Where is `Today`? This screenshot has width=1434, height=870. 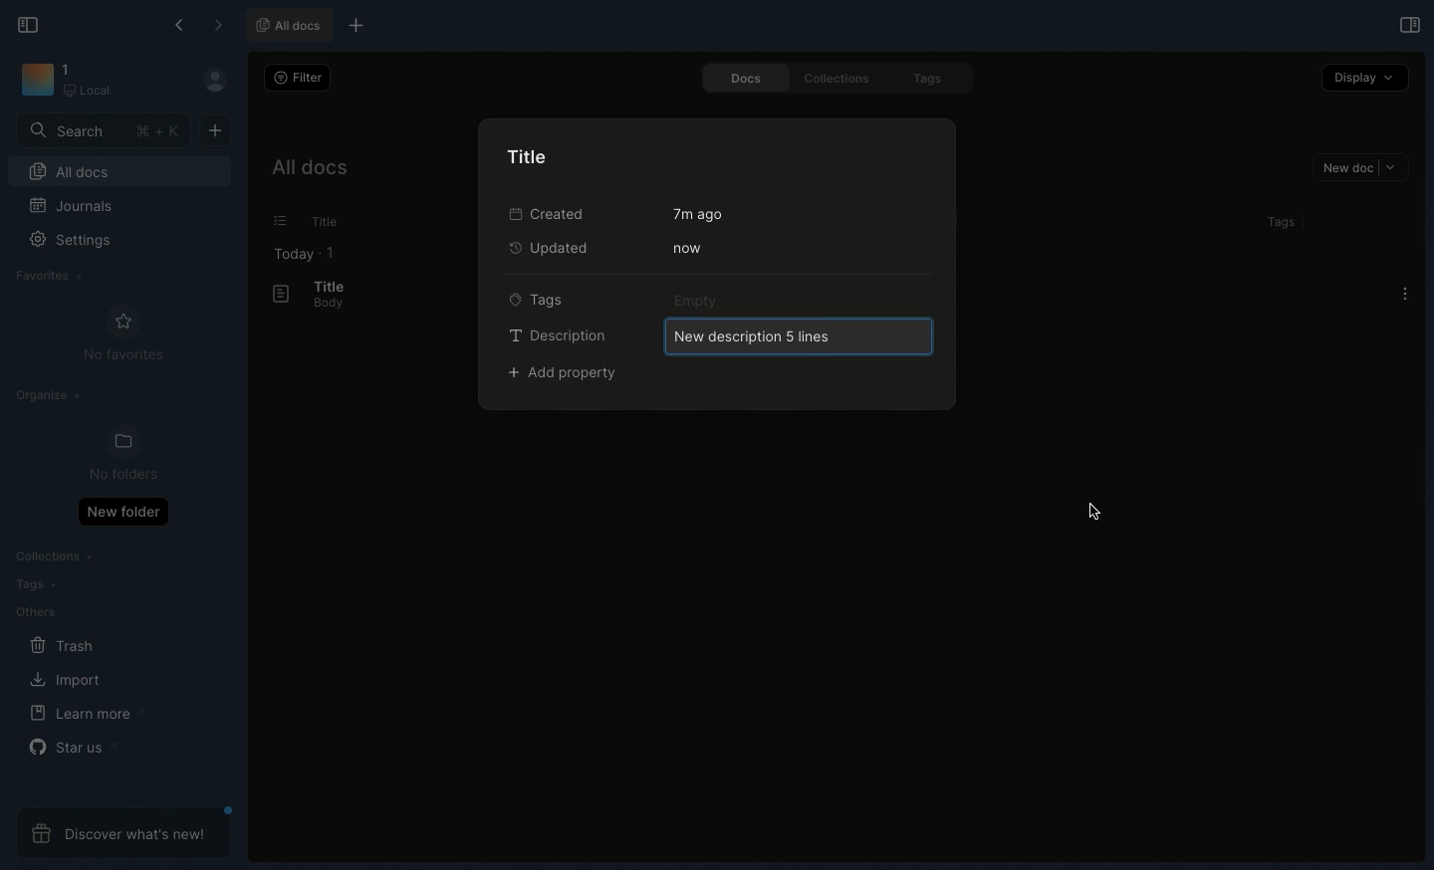 Today is located at coordinates (288, 254).